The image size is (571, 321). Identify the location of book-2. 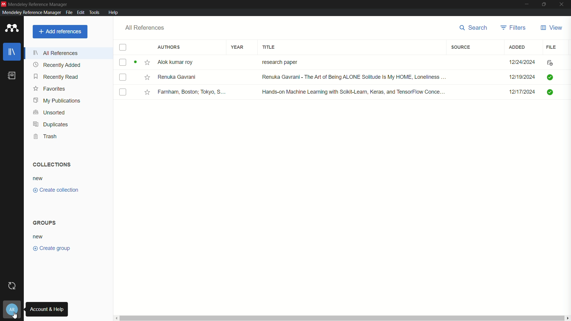
(359, 78).